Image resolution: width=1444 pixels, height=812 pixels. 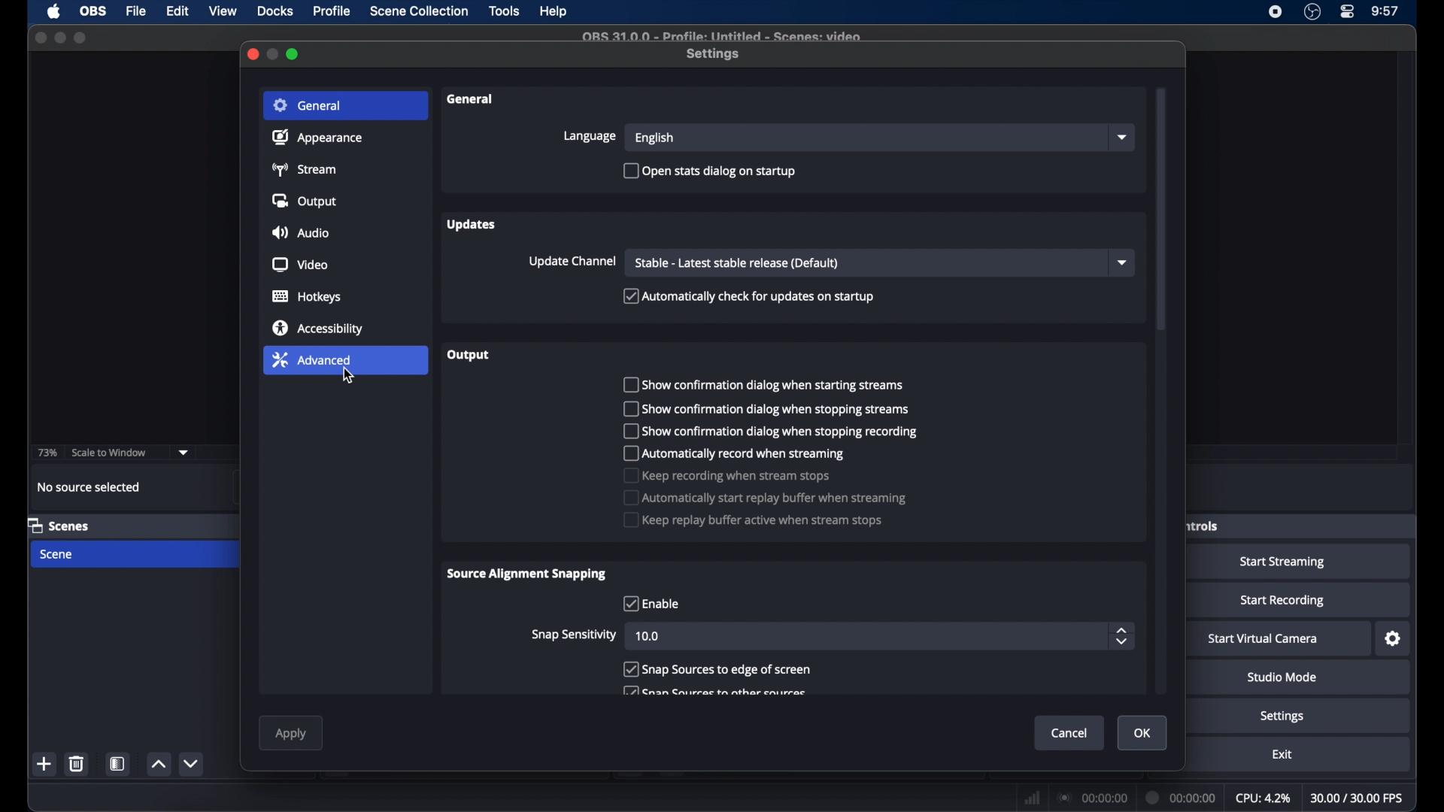 I want to click on 73%, so click(x=46, y=453).